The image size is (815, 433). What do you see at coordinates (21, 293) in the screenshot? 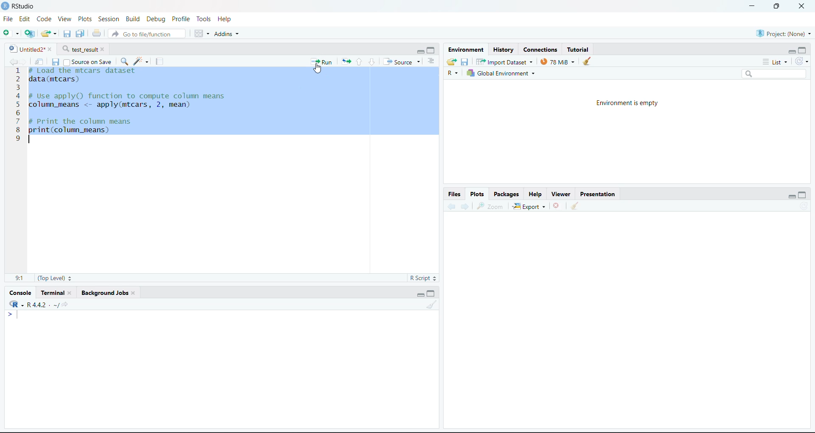
I see `Console` at bounding box center [21, 293].